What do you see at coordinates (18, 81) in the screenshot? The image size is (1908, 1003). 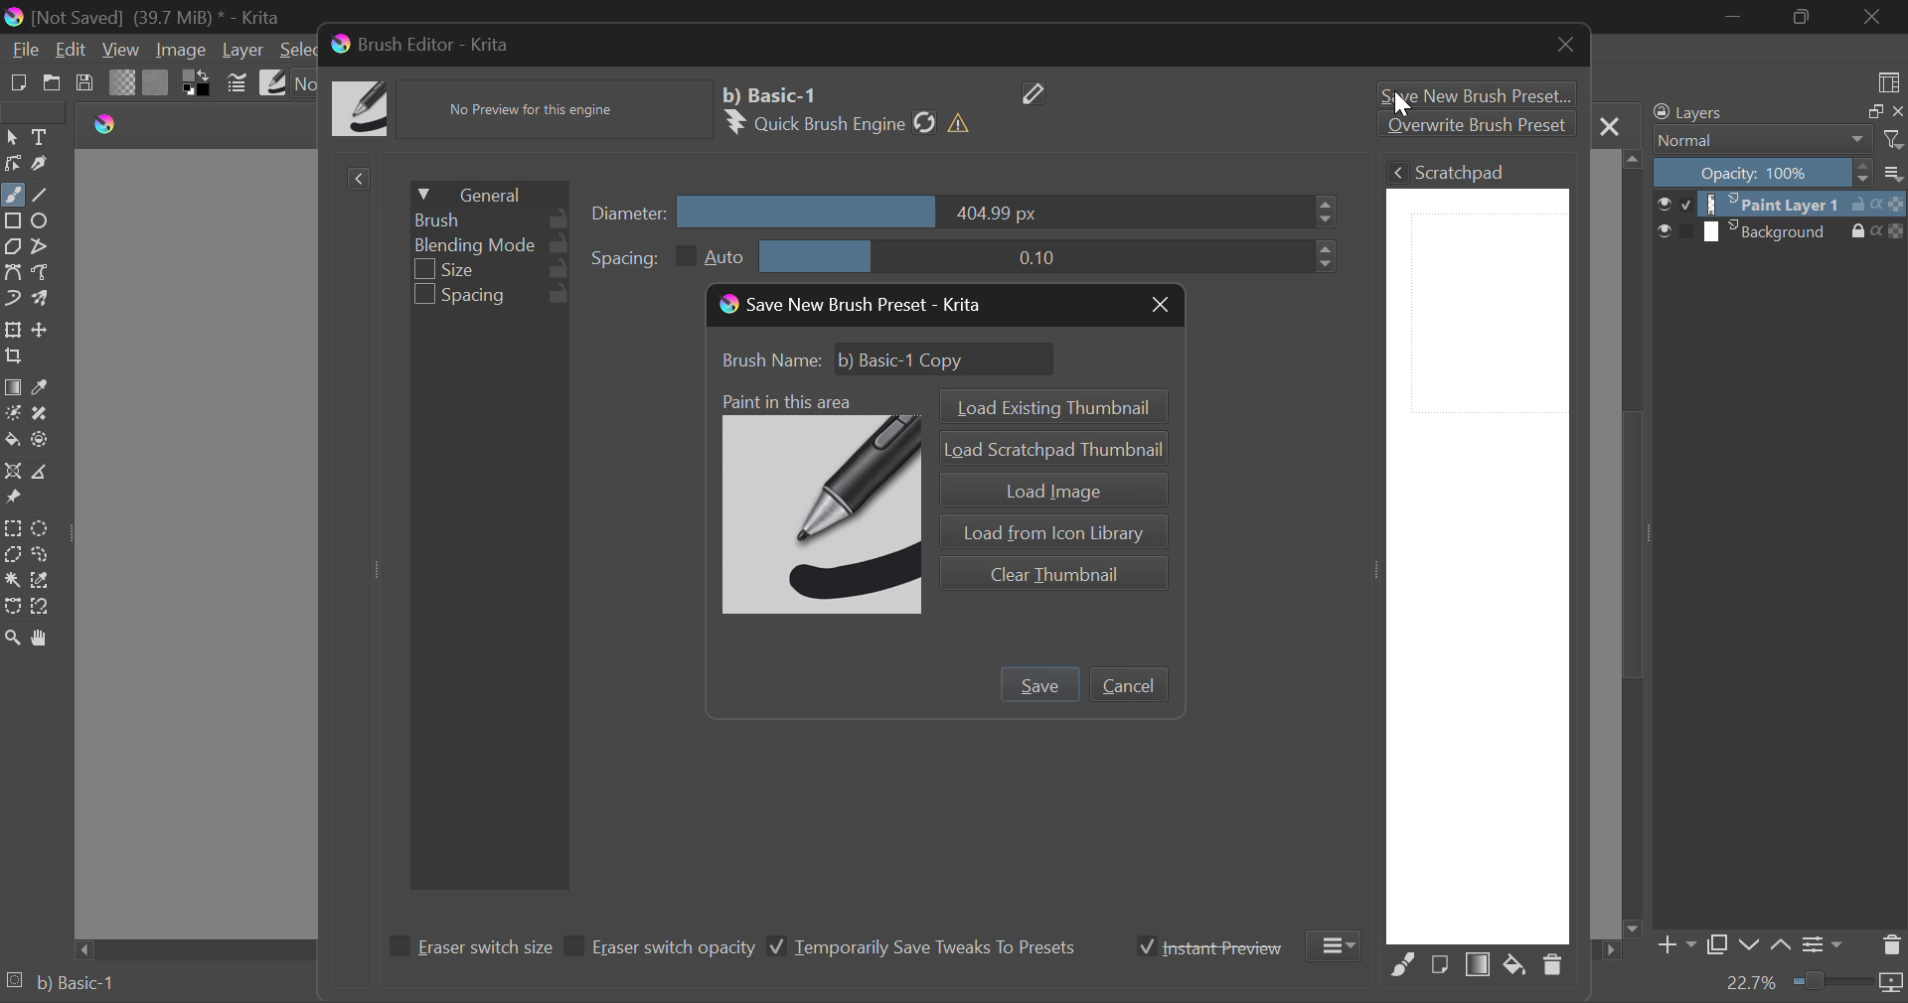 I see `New` at bounding box center [18, 81].